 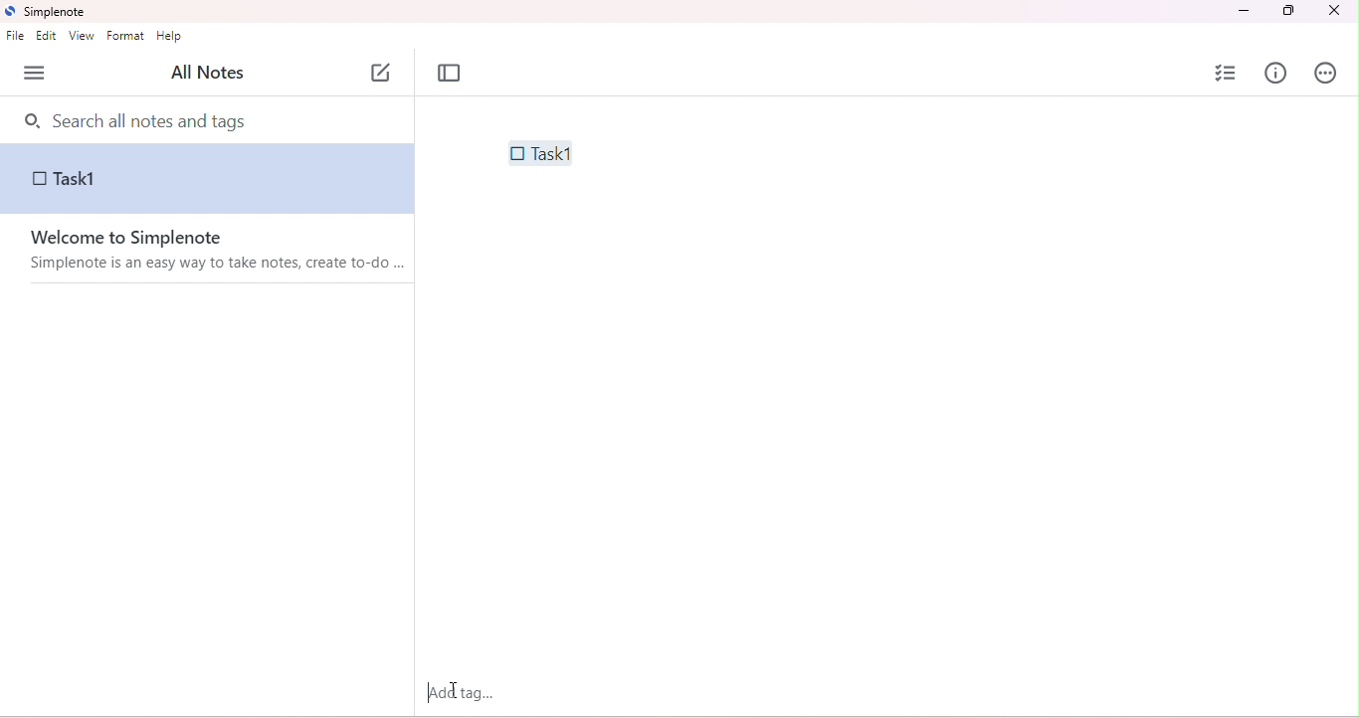 What do you see at coordinates (538, 152) in the screenshot?
I see `note text selected` at bounding box center [538, 152].